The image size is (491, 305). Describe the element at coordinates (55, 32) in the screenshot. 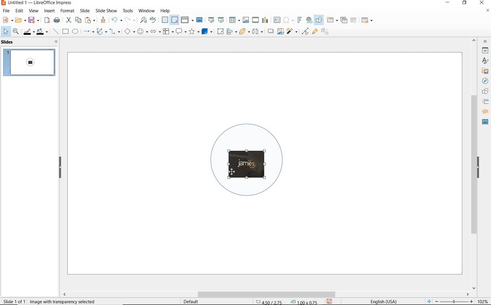

I see `insert line` at that location.